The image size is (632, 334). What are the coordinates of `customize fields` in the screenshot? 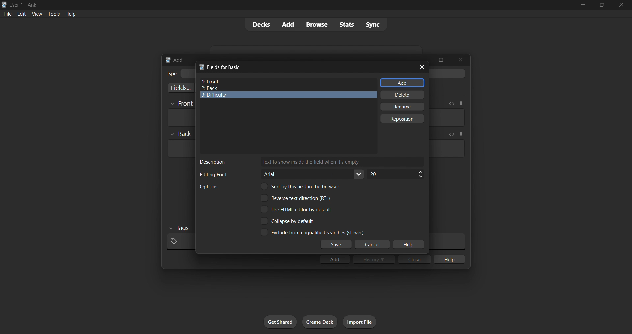 It's located at (179, 88).